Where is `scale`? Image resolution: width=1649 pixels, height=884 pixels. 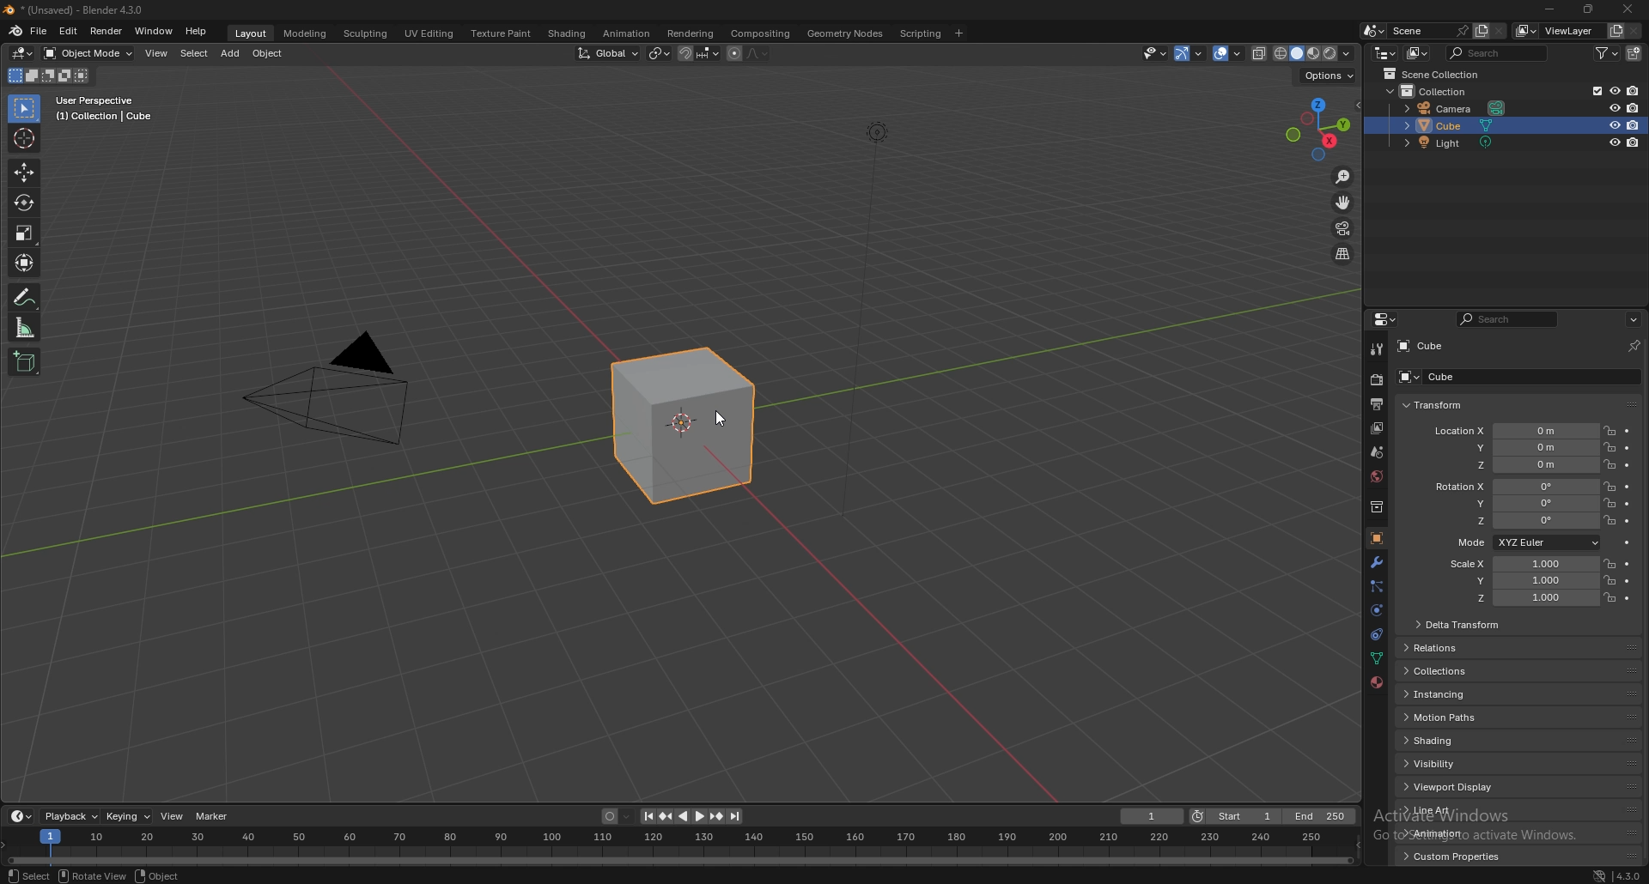 scale is located at coordinates (24, 233).